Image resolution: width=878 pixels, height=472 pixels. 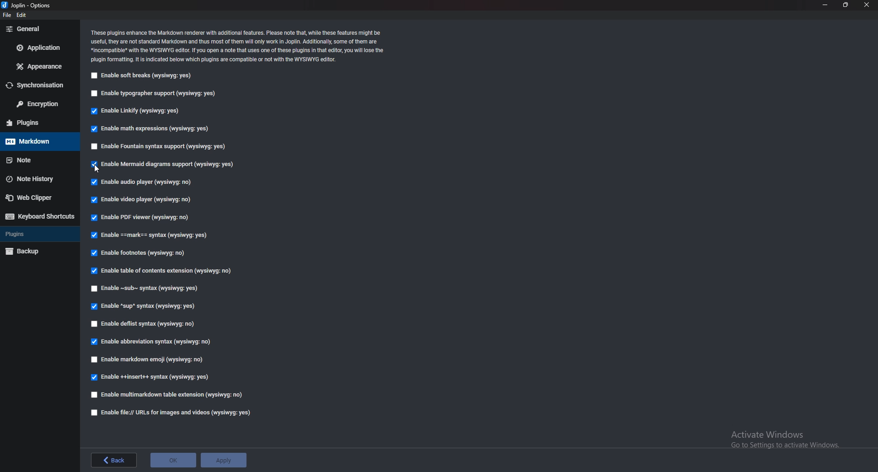 What do you see at coordinates (150, 360) in the screenshot?
I see `enable markdown emoji` at bounding box center [150, 360].